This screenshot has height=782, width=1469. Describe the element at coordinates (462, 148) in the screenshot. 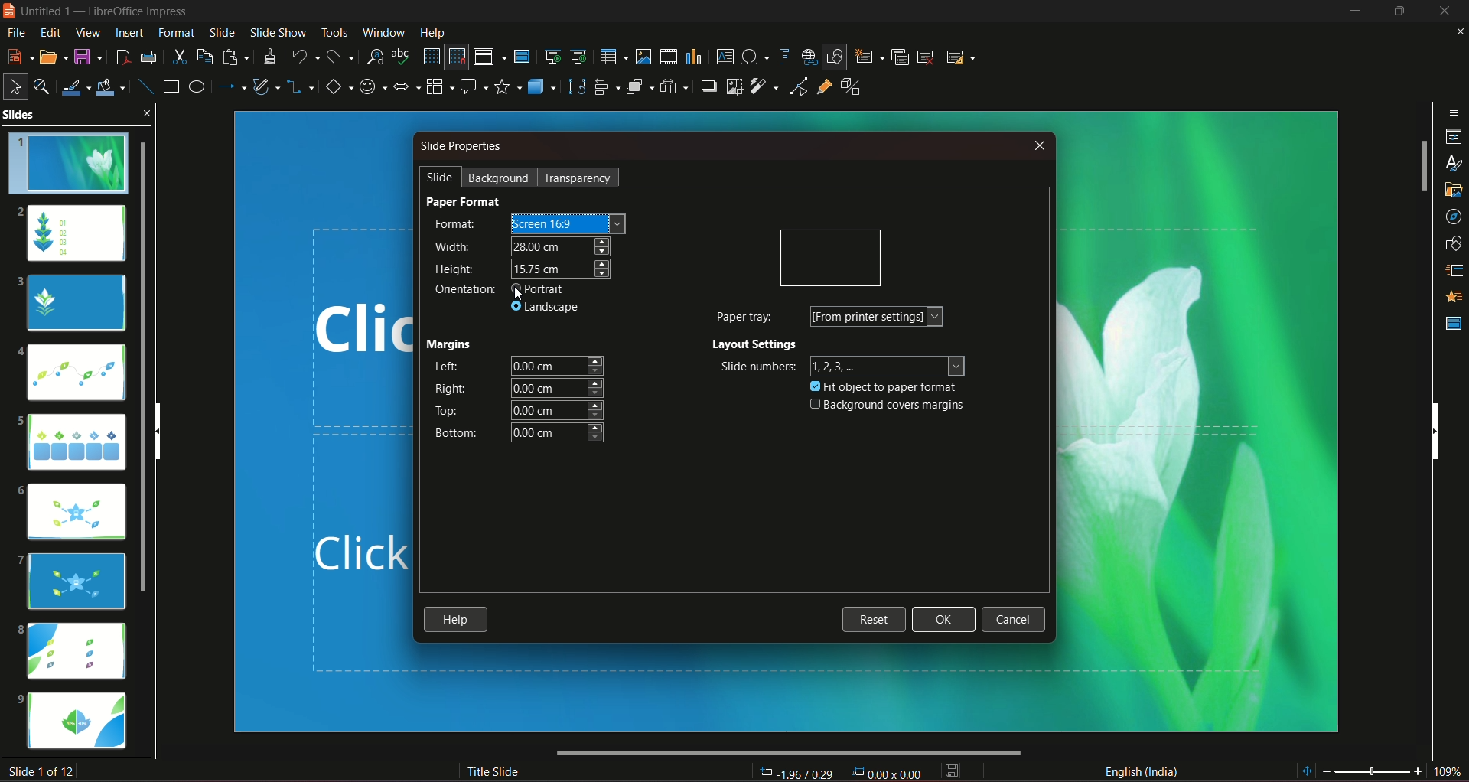

I see `slide properties` at that location.